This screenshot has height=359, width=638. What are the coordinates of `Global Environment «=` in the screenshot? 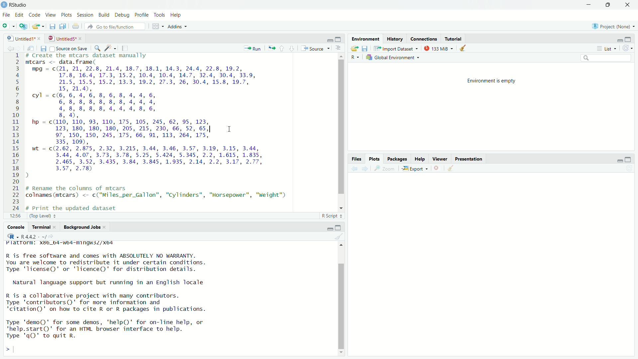 It's located at (394, 57).